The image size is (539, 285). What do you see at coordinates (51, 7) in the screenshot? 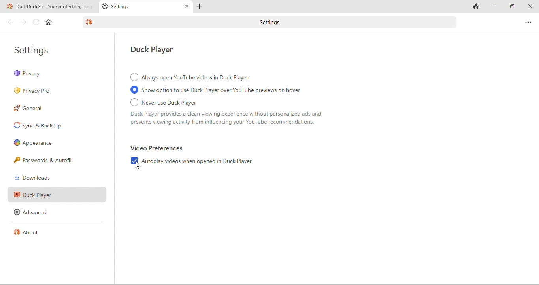
I see `DuckDuckGo - Your protection` at bounding box center [51, 7].